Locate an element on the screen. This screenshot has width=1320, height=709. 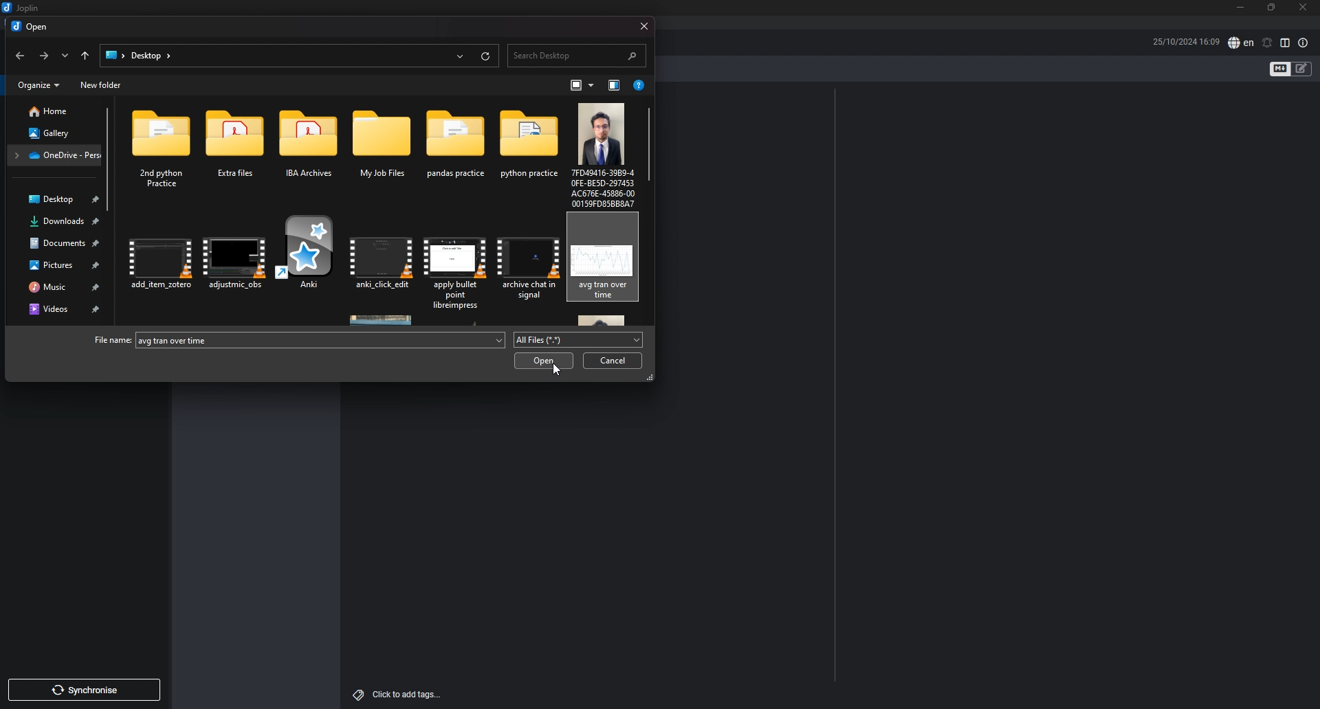
2nd Python Practice is located at coordinates (163, 153).